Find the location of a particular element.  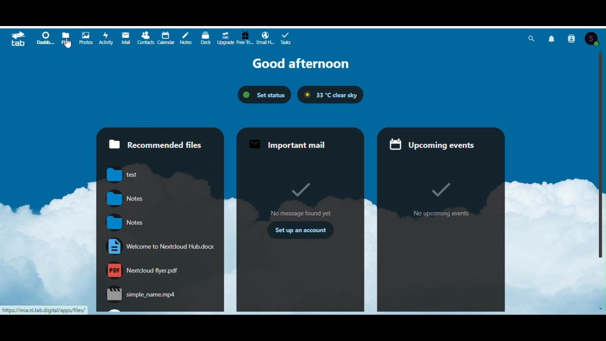

Photos is located at coordinates (86, 36).